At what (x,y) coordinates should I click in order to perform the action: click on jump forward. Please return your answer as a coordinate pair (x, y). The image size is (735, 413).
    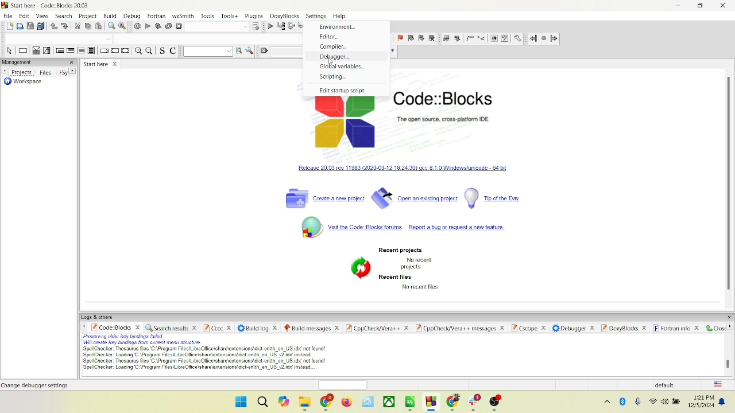
    Looking at the image, I should click on (555, 38).